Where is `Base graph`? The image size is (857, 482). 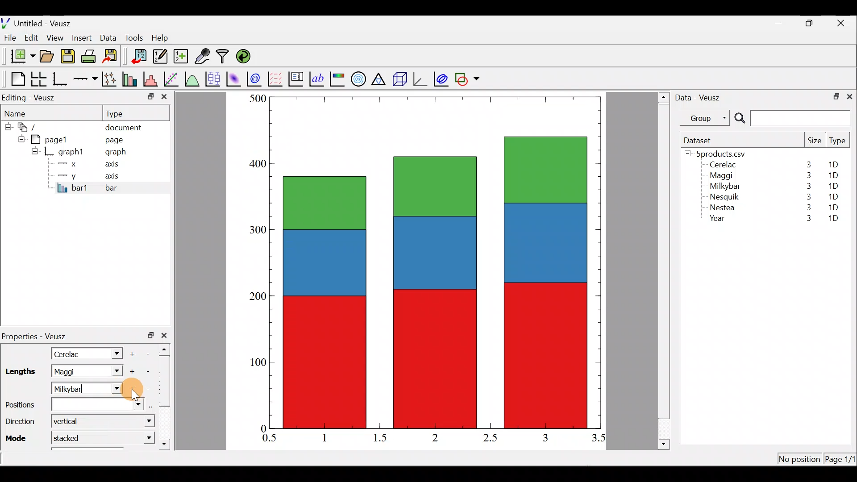 Base graph is located at coordinates (61, 79).